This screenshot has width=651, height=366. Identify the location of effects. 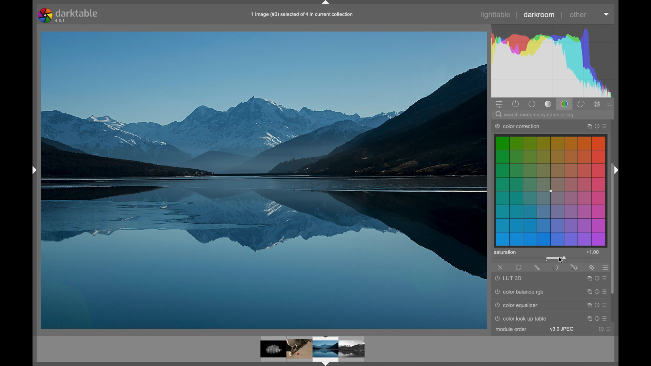
(597, 104).